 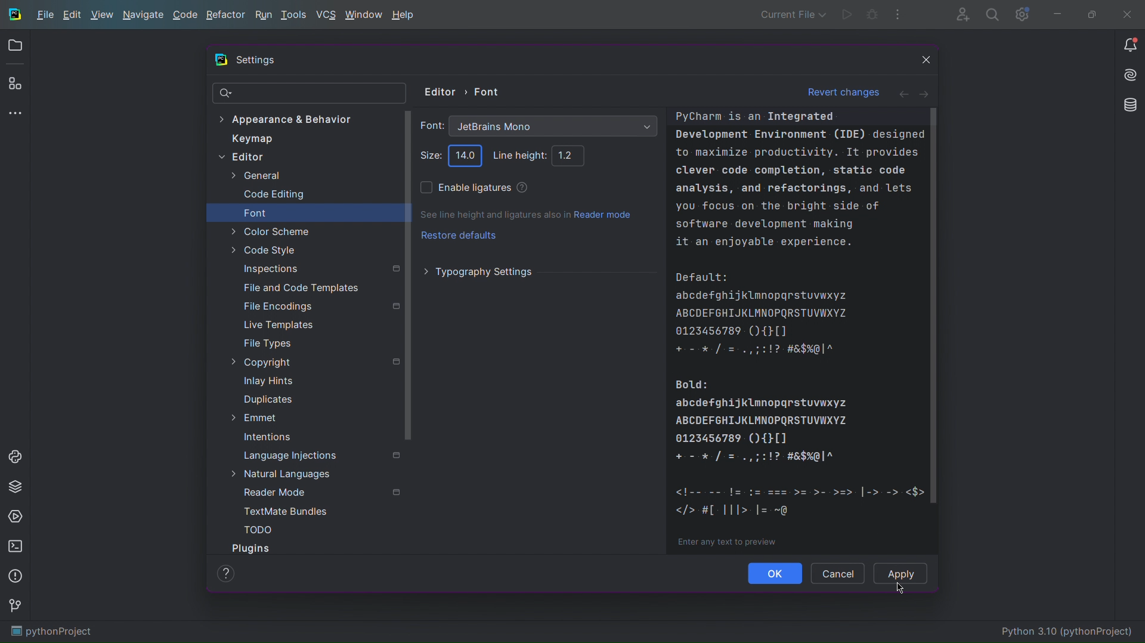 What do you see at coordinates (255, 213) in the screenshot?
I see `Font` at bounding box center [255, 213].